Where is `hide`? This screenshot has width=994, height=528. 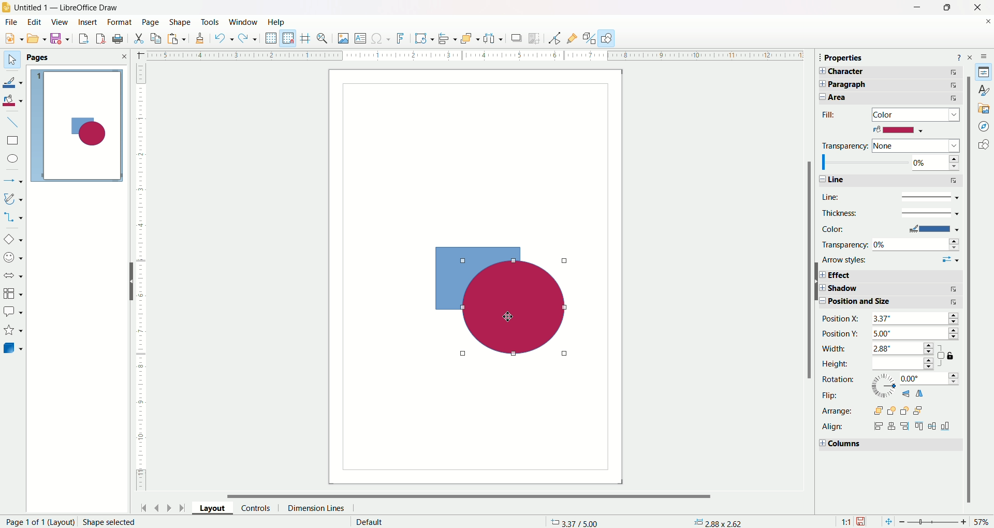
hide is located at coordinates (130, 282).